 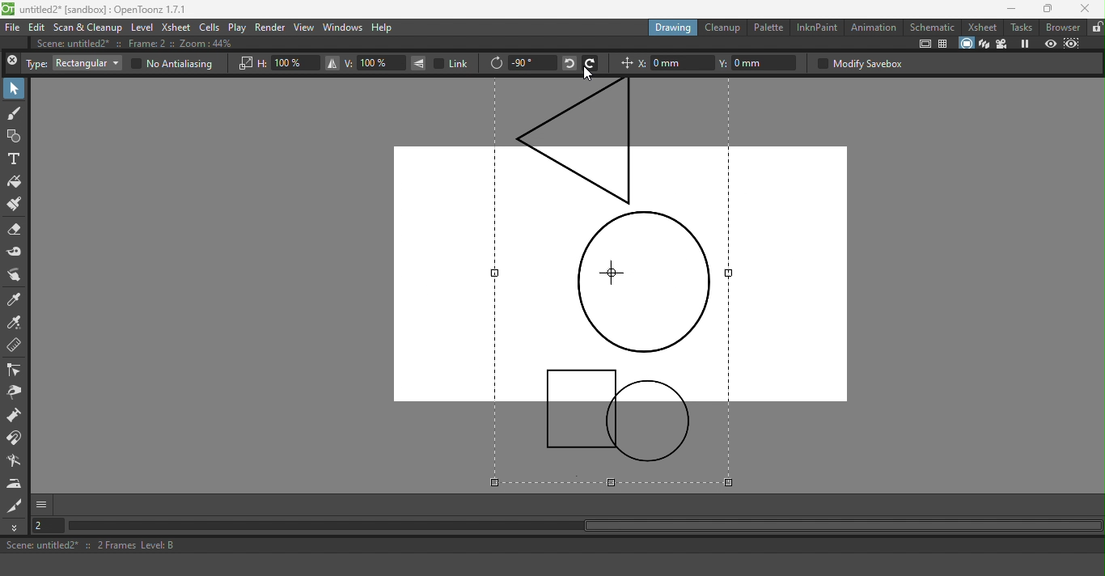 What do you see at coordinates (43, 505) in the screenshot?
I see `GUI show/hide` at bounding box center [43, 505].